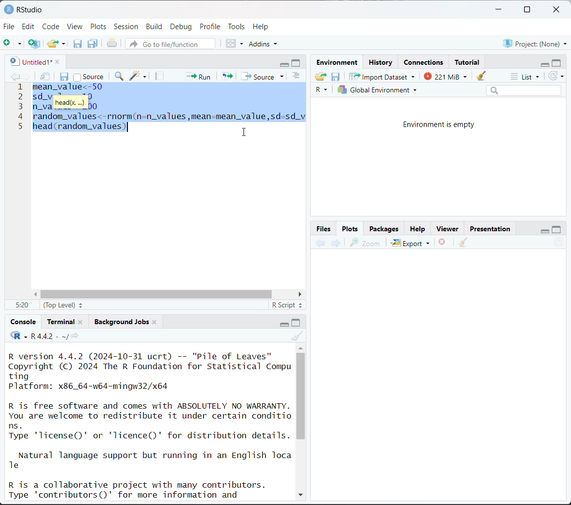  What do you see at coordinates (543, 63) in the screenshot?
I see `minimize` at bounding box center [543, 63].